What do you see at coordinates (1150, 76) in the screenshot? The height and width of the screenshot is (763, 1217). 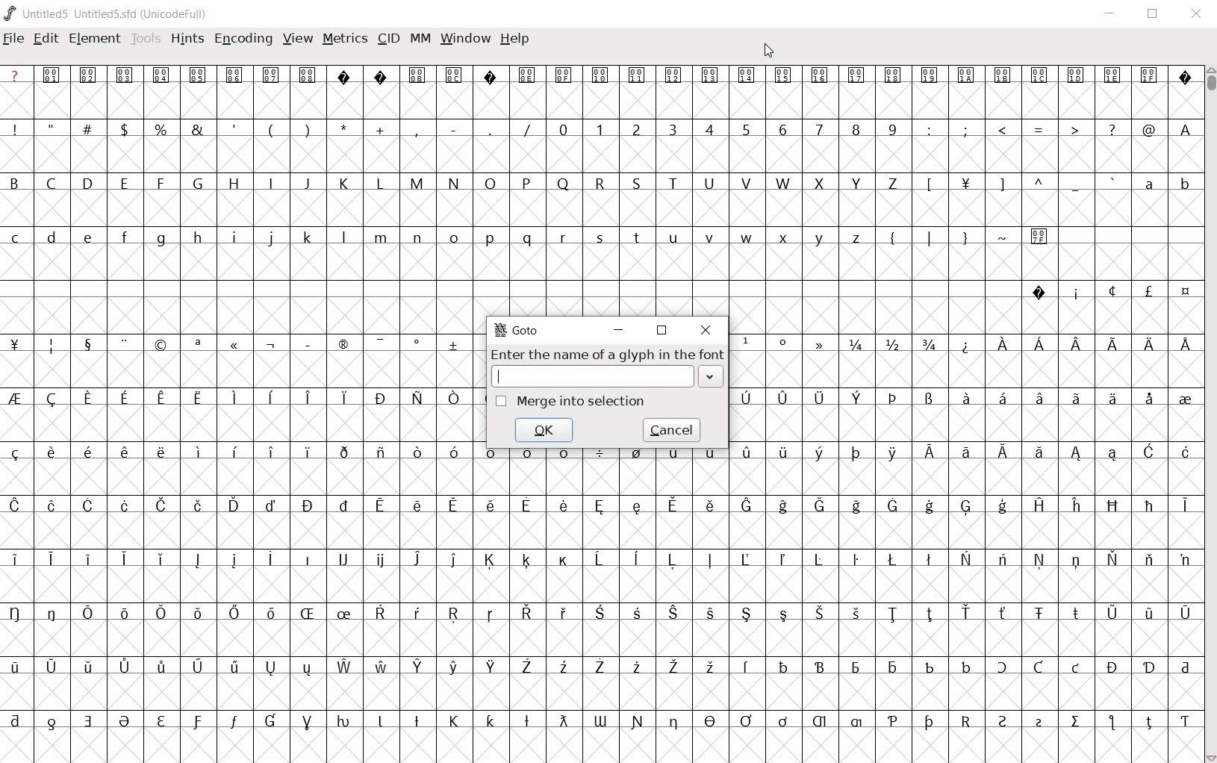 I see `Symbol` at bounding box center [1150, 76].